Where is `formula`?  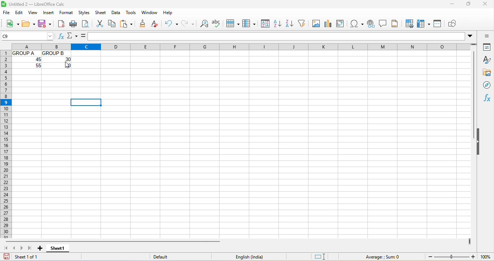 formula is located at coordinates (83, 36).